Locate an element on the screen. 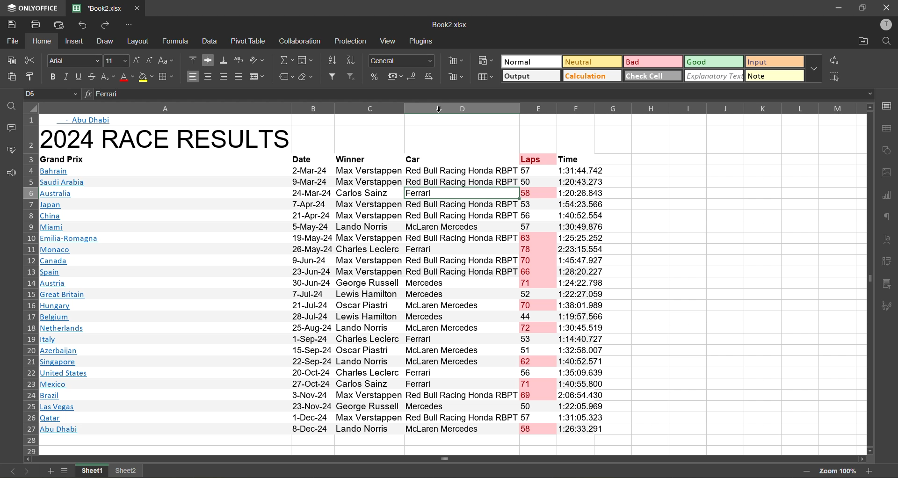 The height and width of the screenshot is (478, 898). plugins is located at coordinates (421, 41).